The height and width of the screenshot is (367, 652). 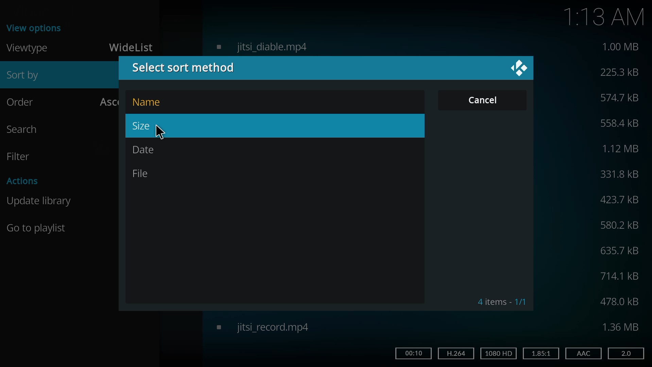 What do you see at coordinates (161, 133) in the screenshot?
I see `cursor` at bounding box center [161, 133].